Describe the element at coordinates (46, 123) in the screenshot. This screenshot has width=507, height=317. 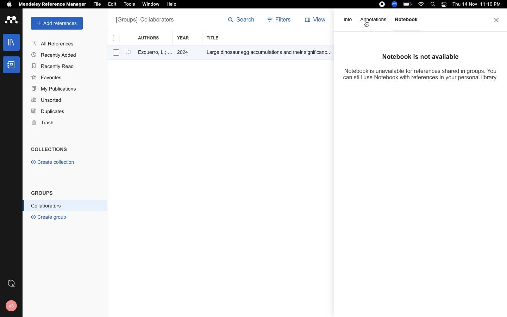
I see `Trash` at that location.